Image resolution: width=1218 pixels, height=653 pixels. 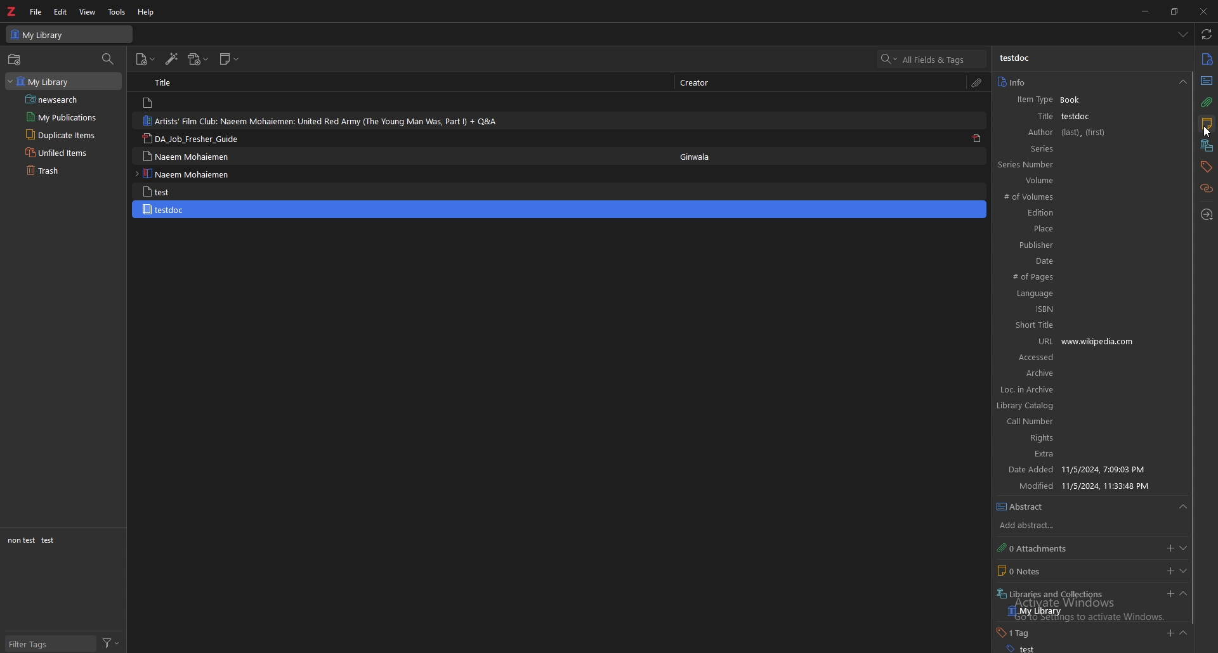 What do you see at coordinates (978, 82) in the screenshot?
I see `attachment` at bounding box center [978, 82].